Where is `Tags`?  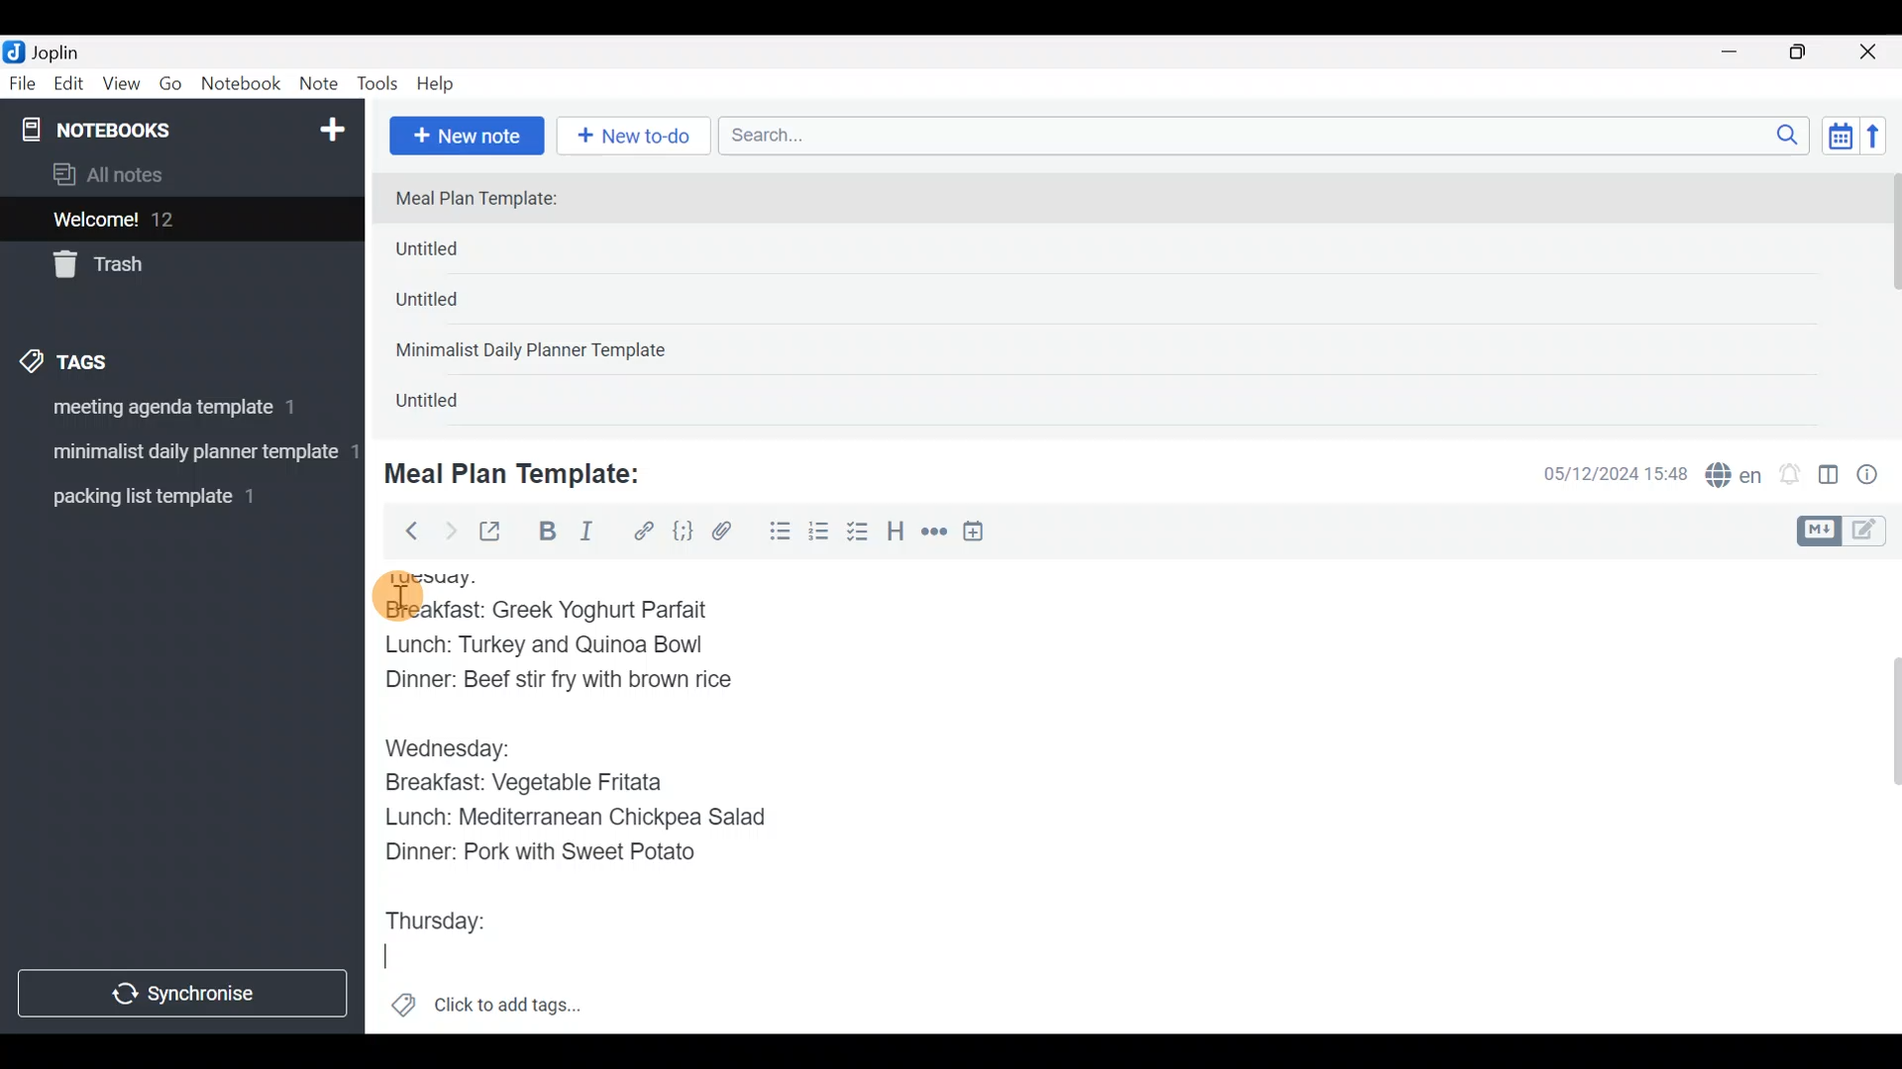 Tags is located at coordinates (111, 358).